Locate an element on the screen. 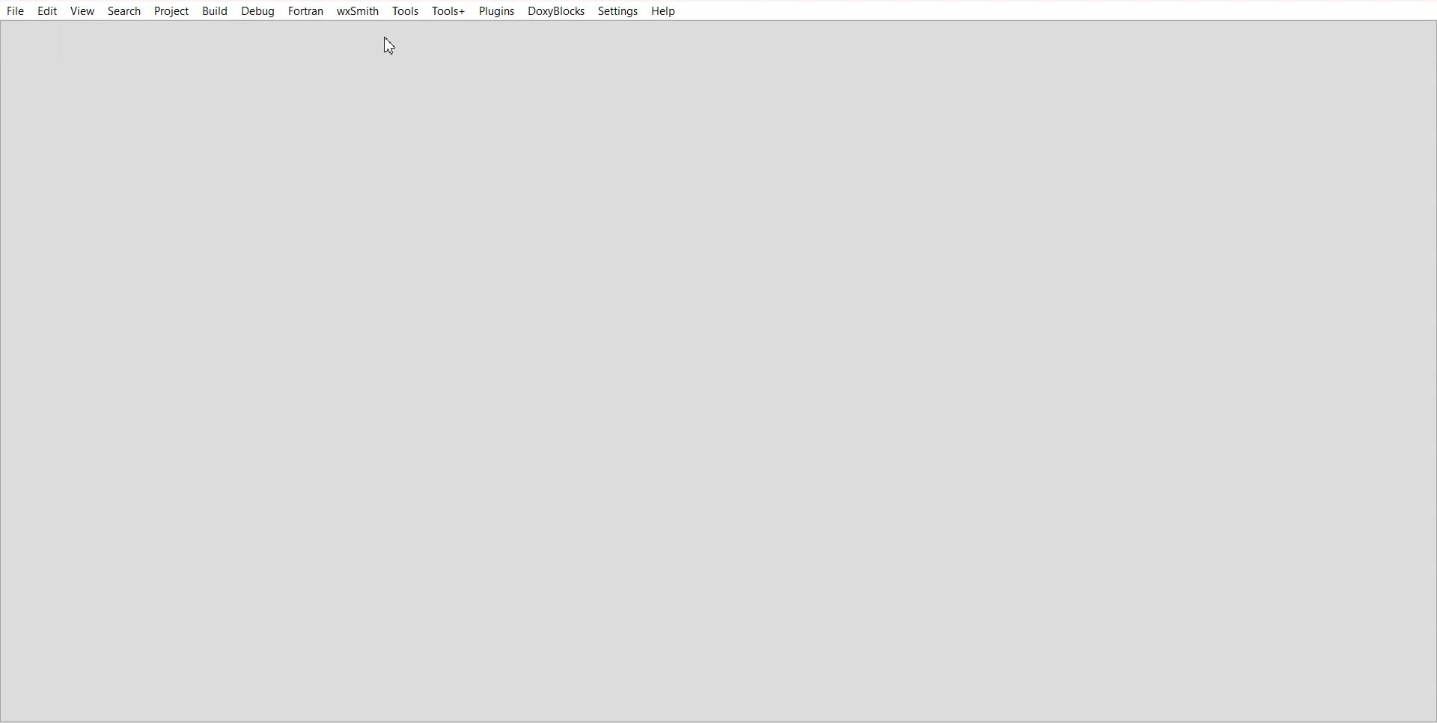 Image resolution: width=1437 pixels, height=723 pixels. Plugins is located at coordinates (495, 12).